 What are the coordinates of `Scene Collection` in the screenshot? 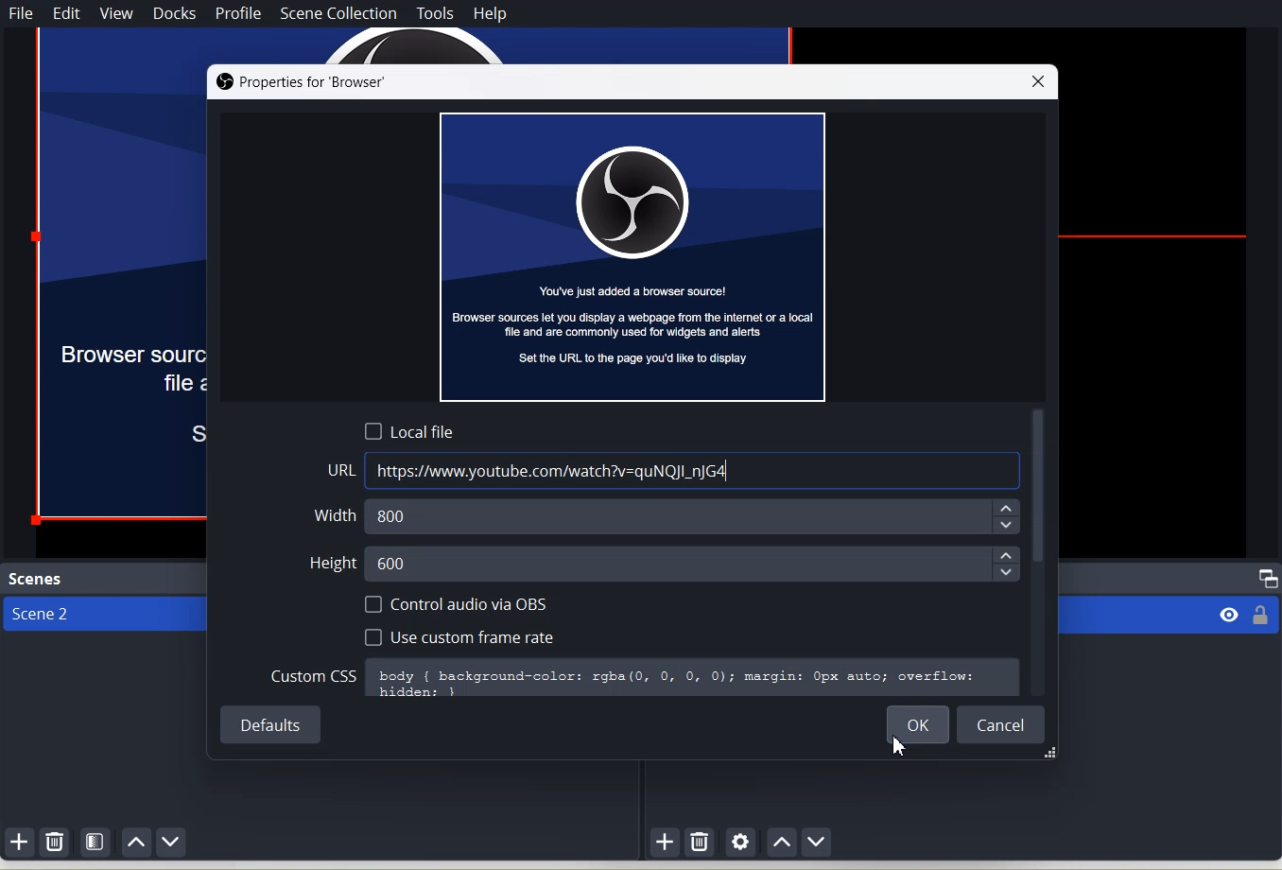 It's located at (338, 13).